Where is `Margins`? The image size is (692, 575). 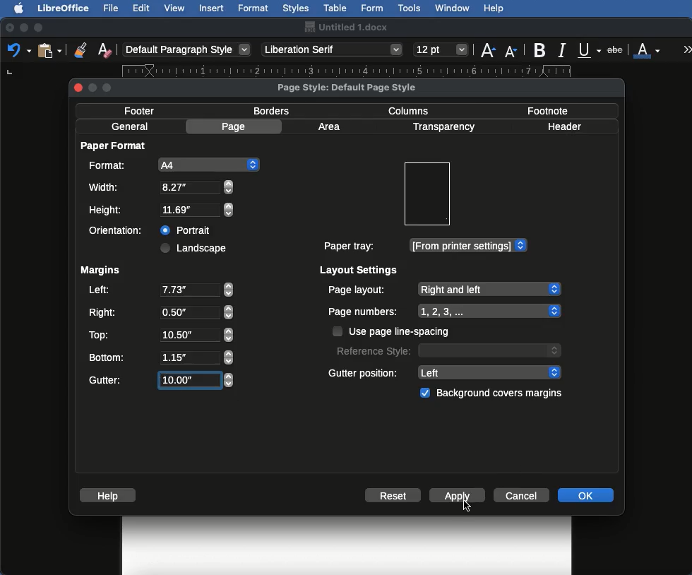 Margins is located at coordinates (100, 271).